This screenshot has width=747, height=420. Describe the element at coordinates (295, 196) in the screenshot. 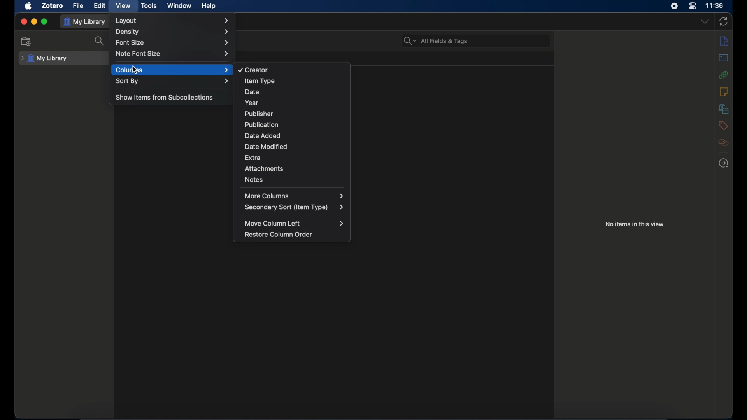

I see `more columns` at that location.